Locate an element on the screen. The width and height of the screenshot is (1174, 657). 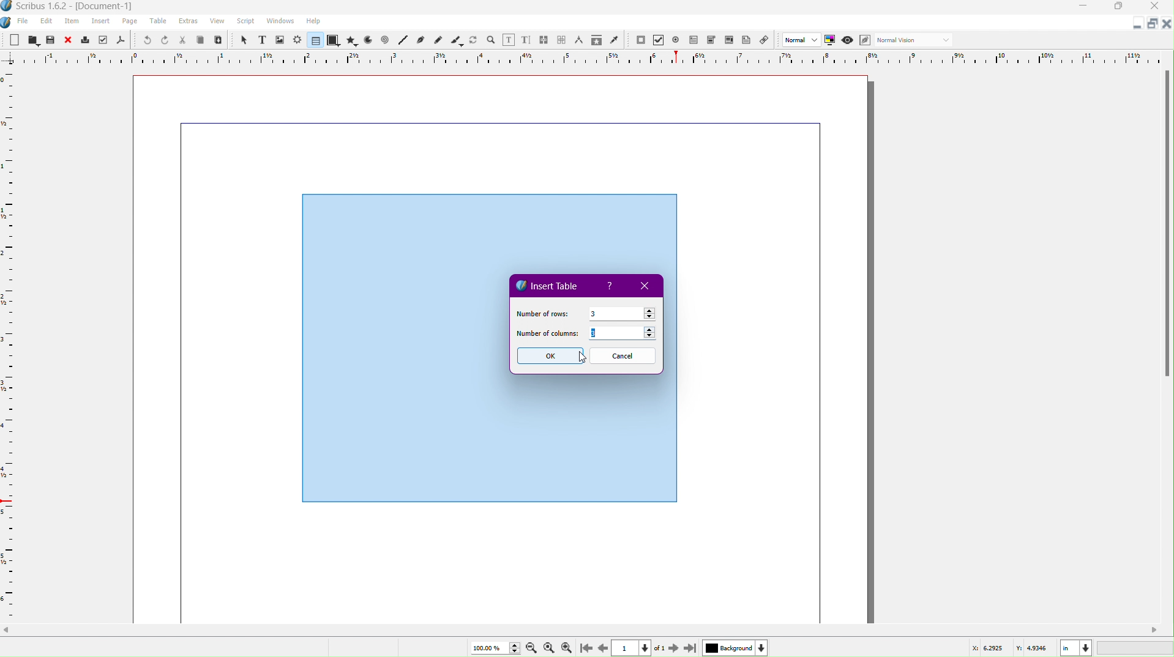
Scrollbar is located at coordinates (587, 630).